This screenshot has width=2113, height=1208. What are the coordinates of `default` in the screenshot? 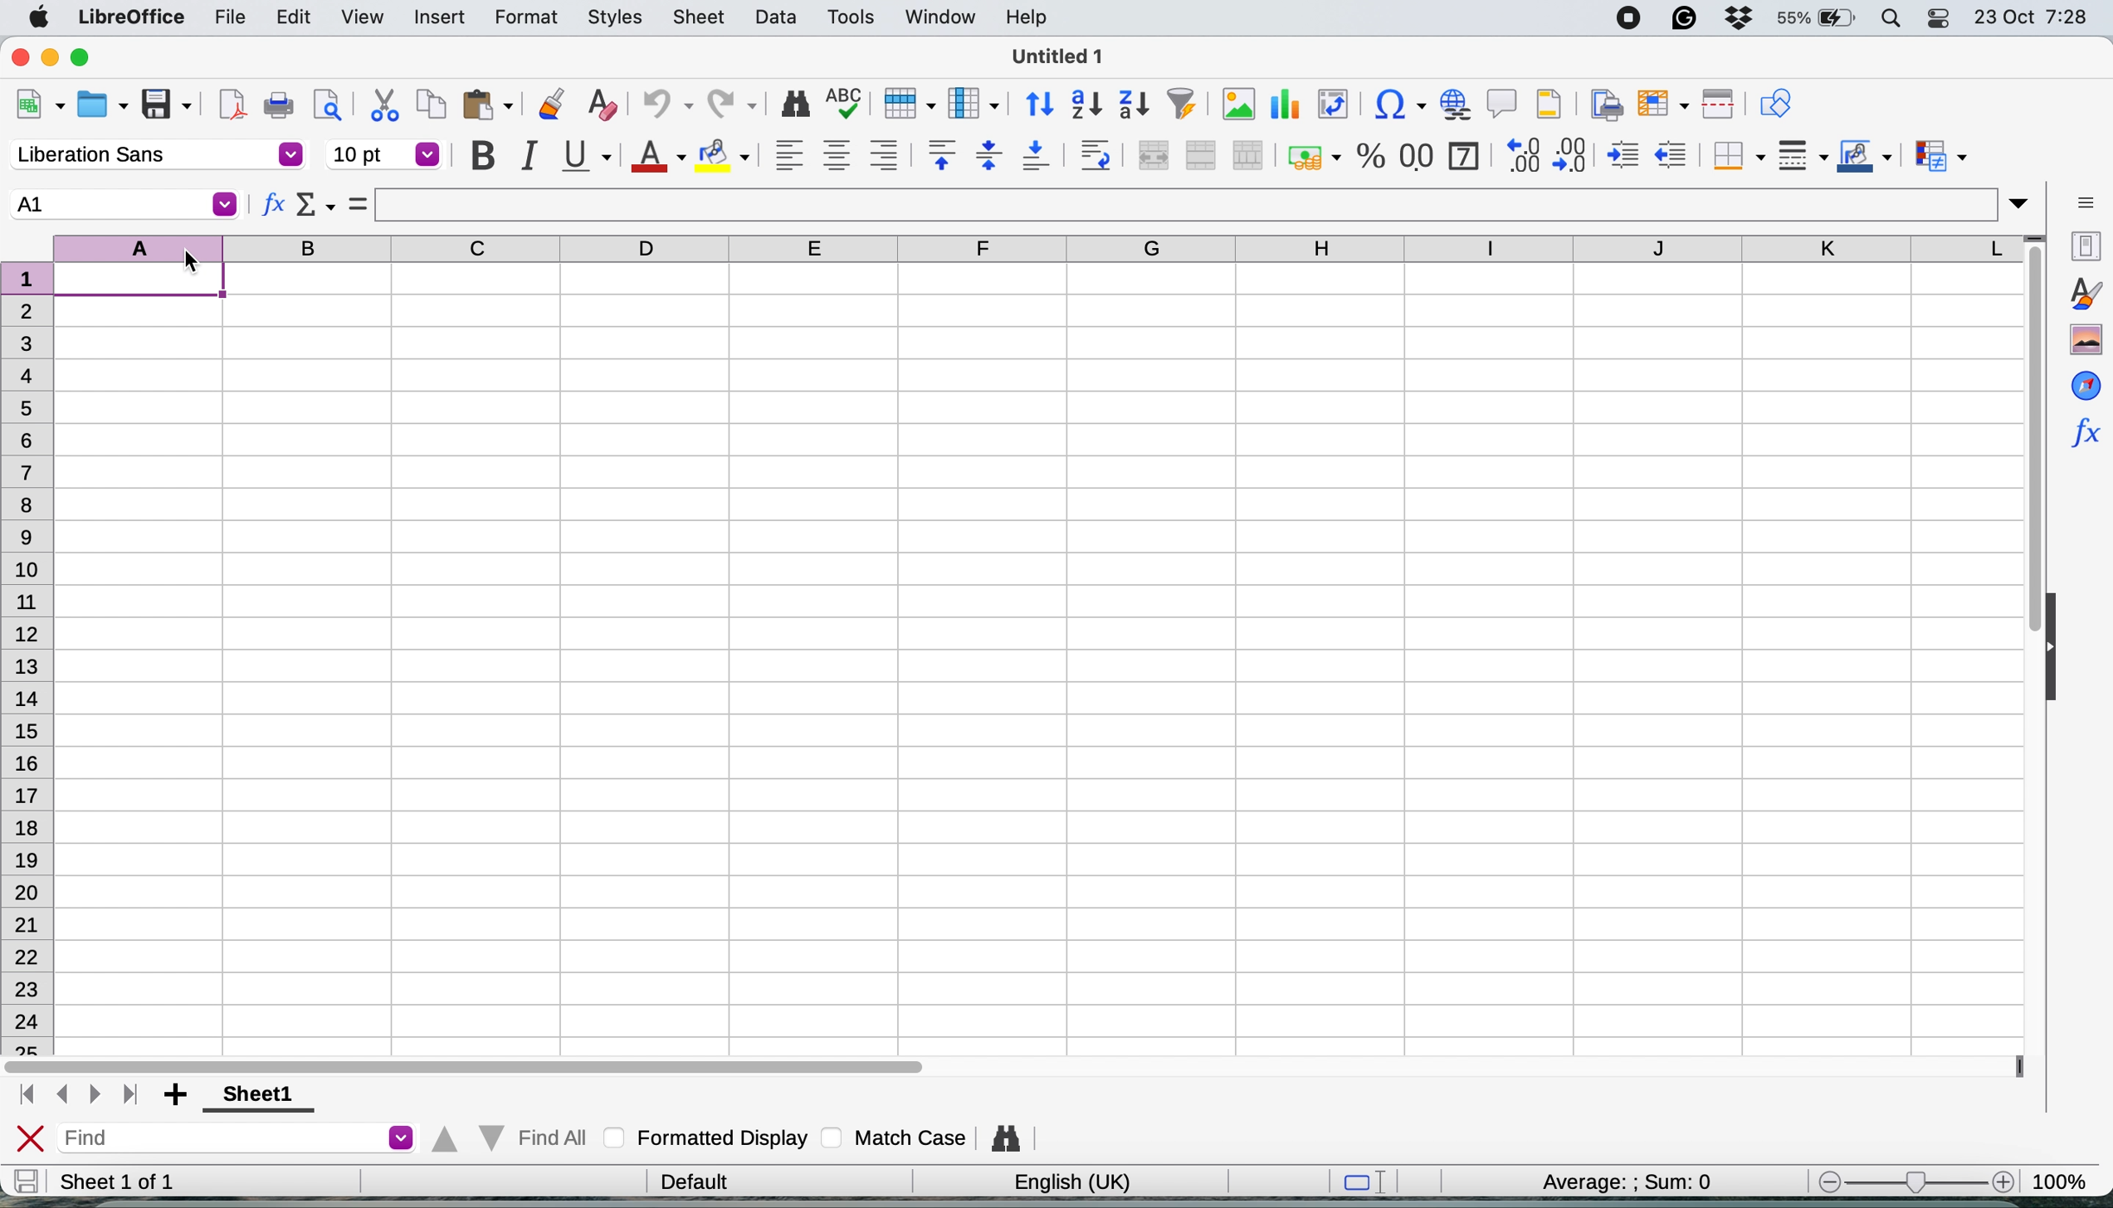 It's located at (691, 1180).